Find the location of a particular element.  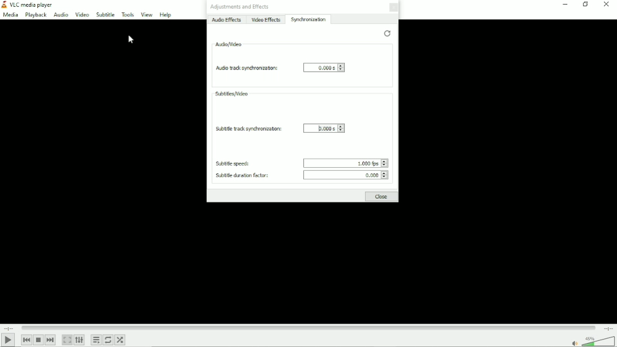

Tools is located at coordinates (128, 14).